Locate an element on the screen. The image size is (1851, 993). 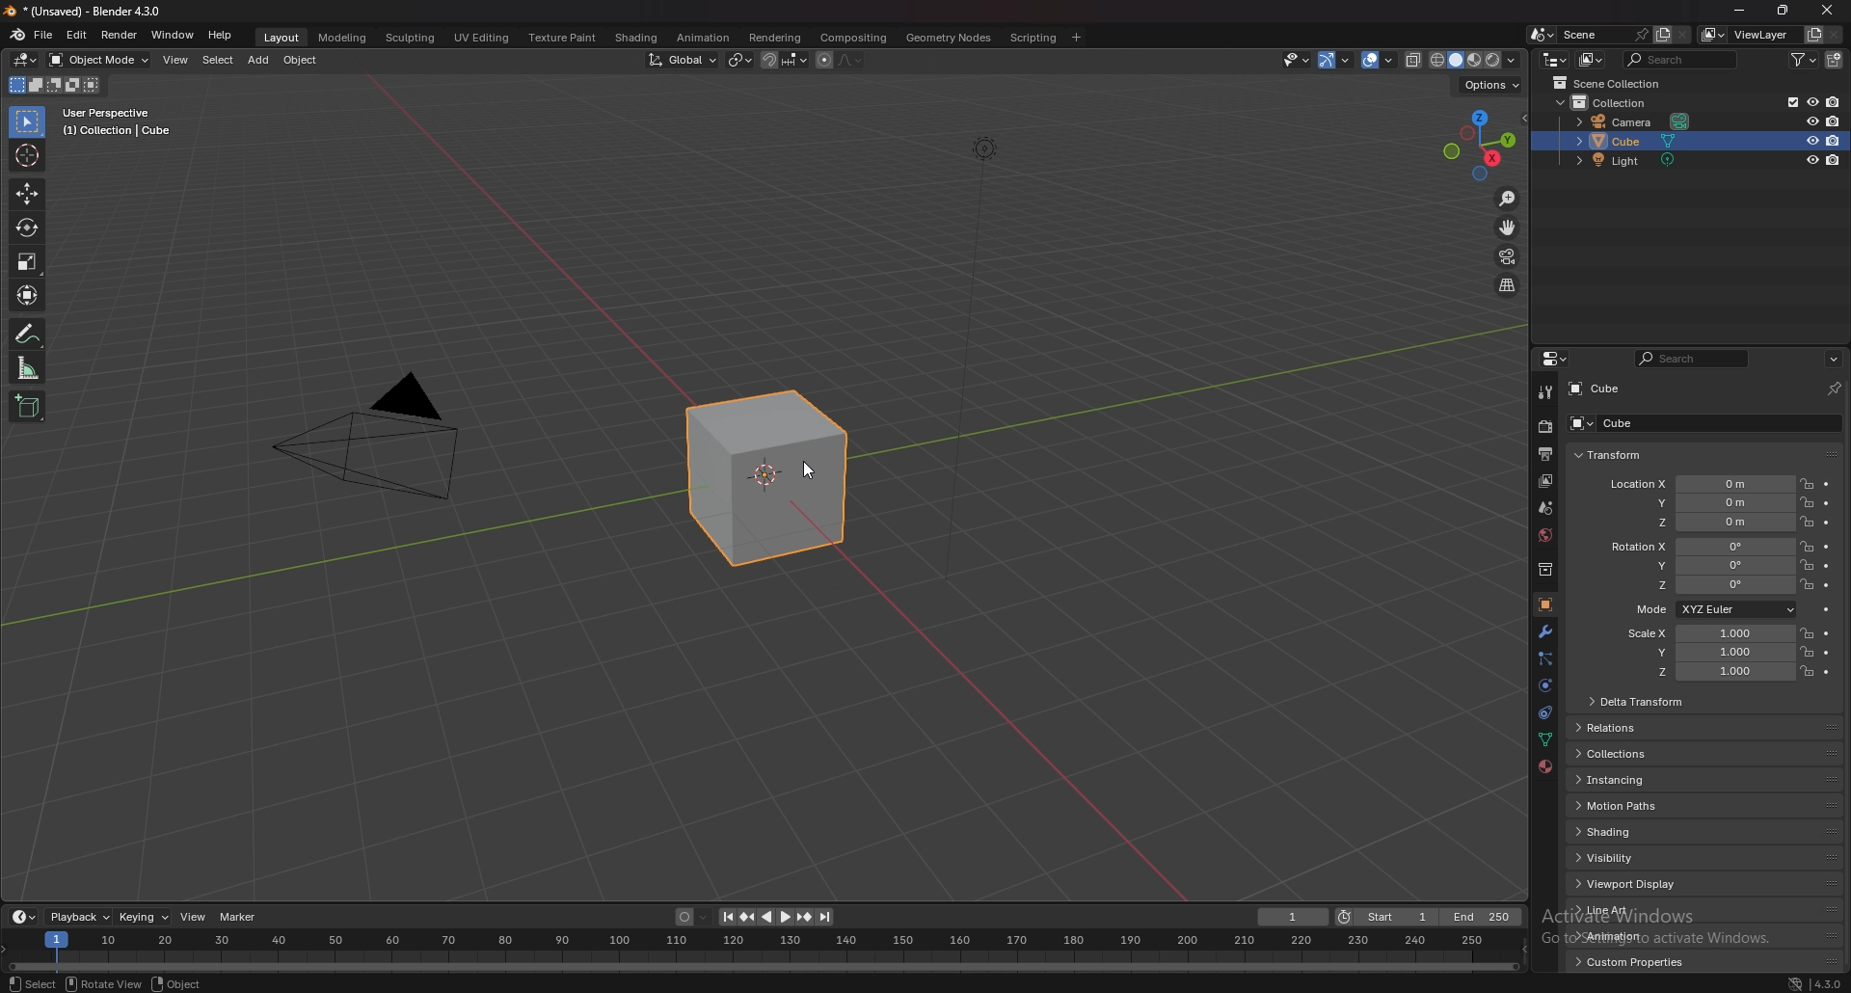
close is located at coordinates (1829, 9).